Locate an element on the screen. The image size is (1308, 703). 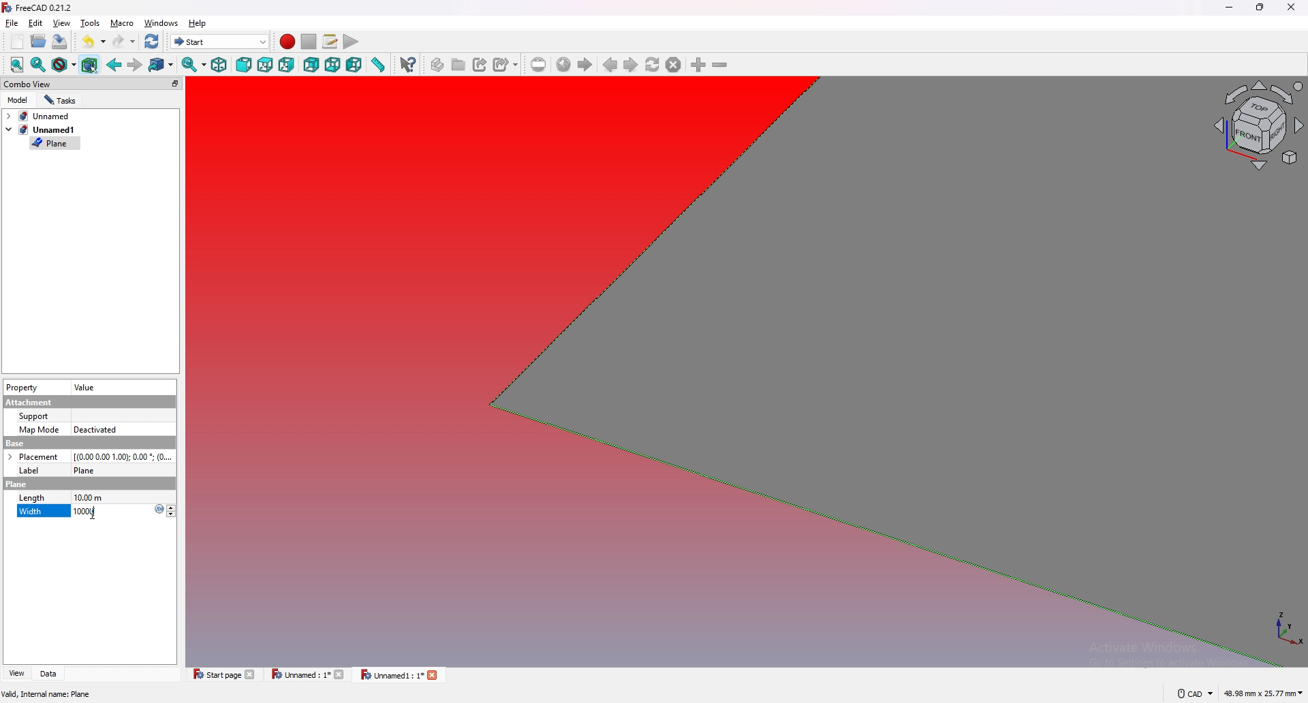
new is located at coordinates (18, 42).